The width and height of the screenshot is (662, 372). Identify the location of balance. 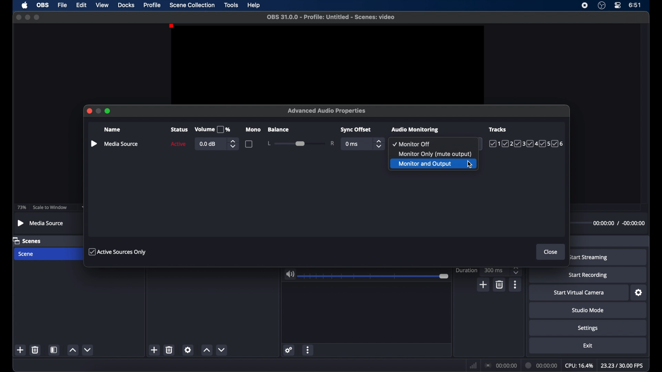
(279, 130).